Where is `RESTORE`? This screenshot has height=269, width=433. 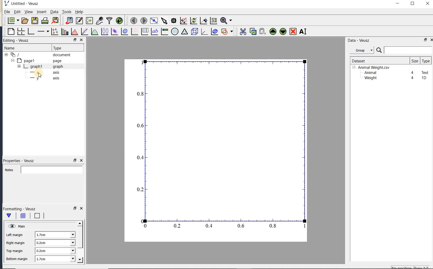 RESTORE is located at coordinates (74, 39).